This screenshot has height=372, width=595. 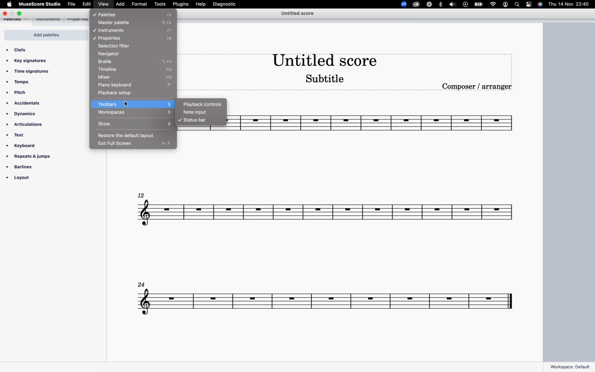 What do you see at coordinates (29, 113) in the screenshot?
I see `dynamics` at bounding box center [29, 113].